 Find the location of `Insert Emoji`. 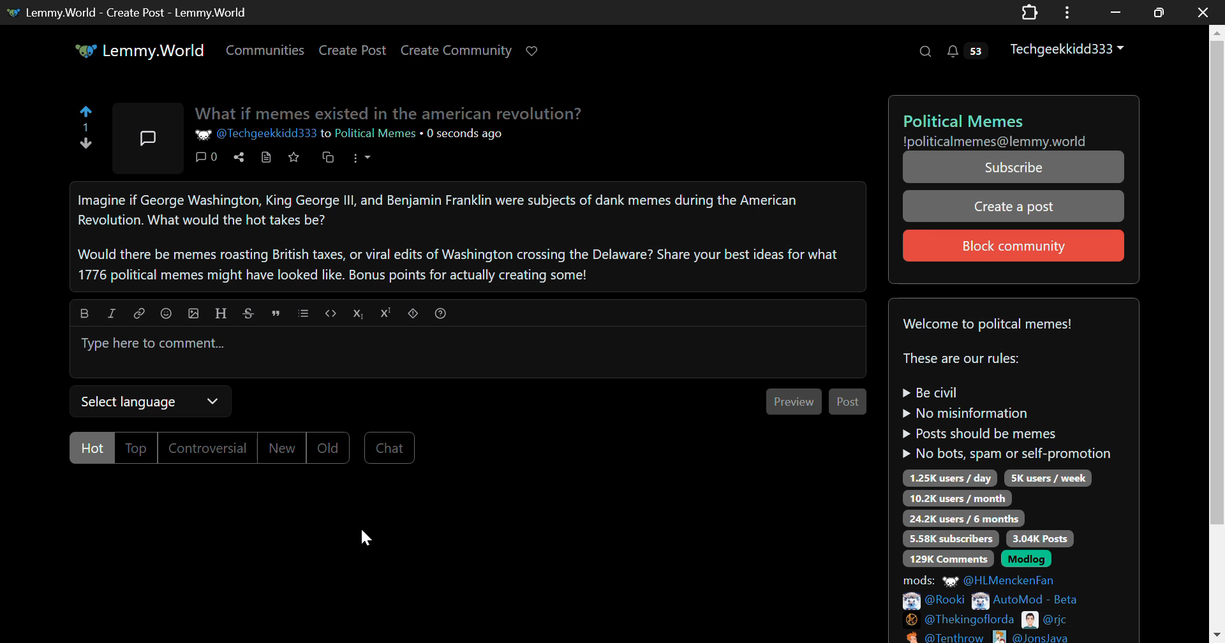

Insert Emoji is located at coordinates (168, 313).